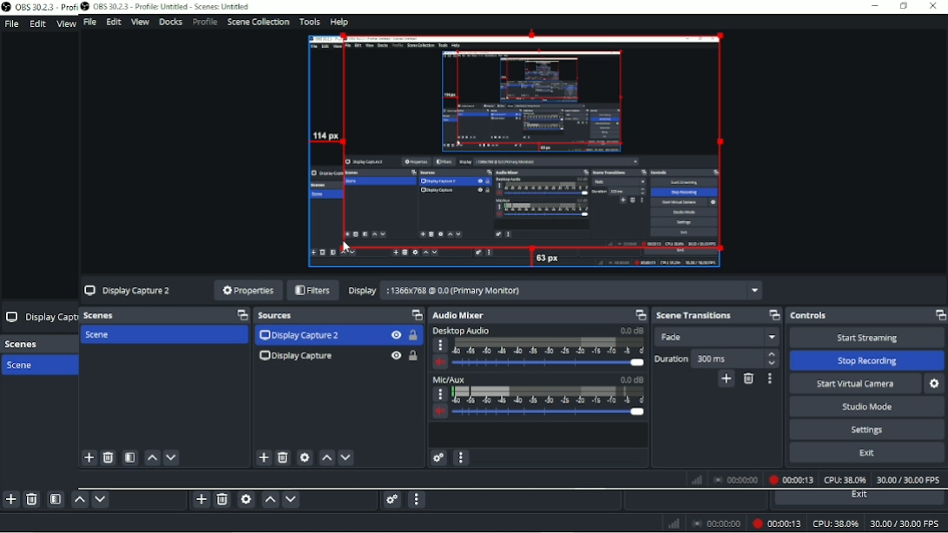 The width and height of the screenshot is (948, 533). I want to click on Tools, so click(310, 21).